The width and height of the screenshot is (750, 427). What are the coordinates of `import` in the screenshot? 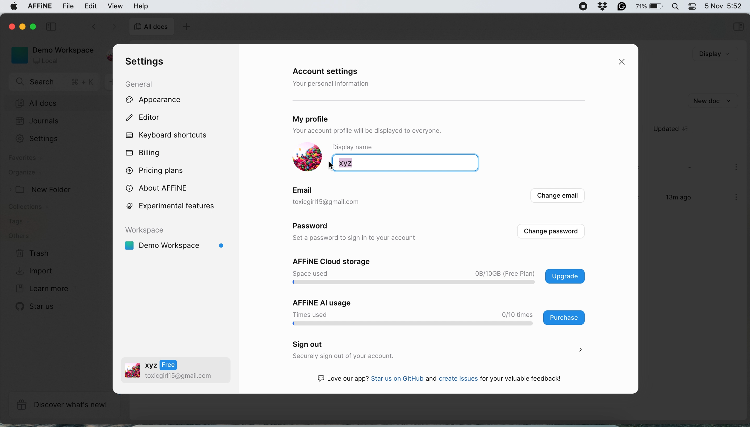 It's located at (36, 270).